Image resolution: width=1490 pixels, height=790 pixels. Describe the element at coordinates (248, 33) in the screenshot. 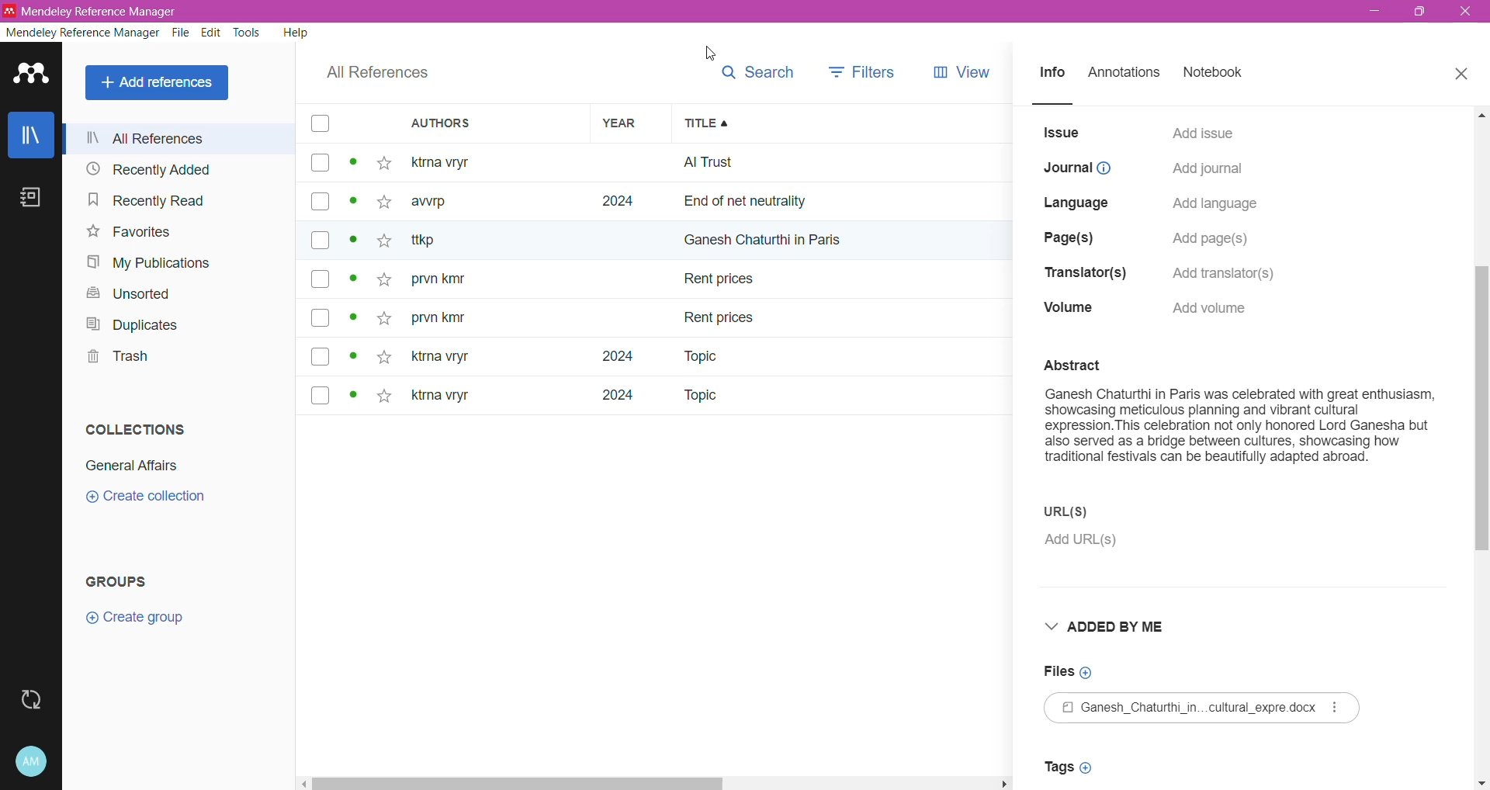

I see `Tools` at that location.